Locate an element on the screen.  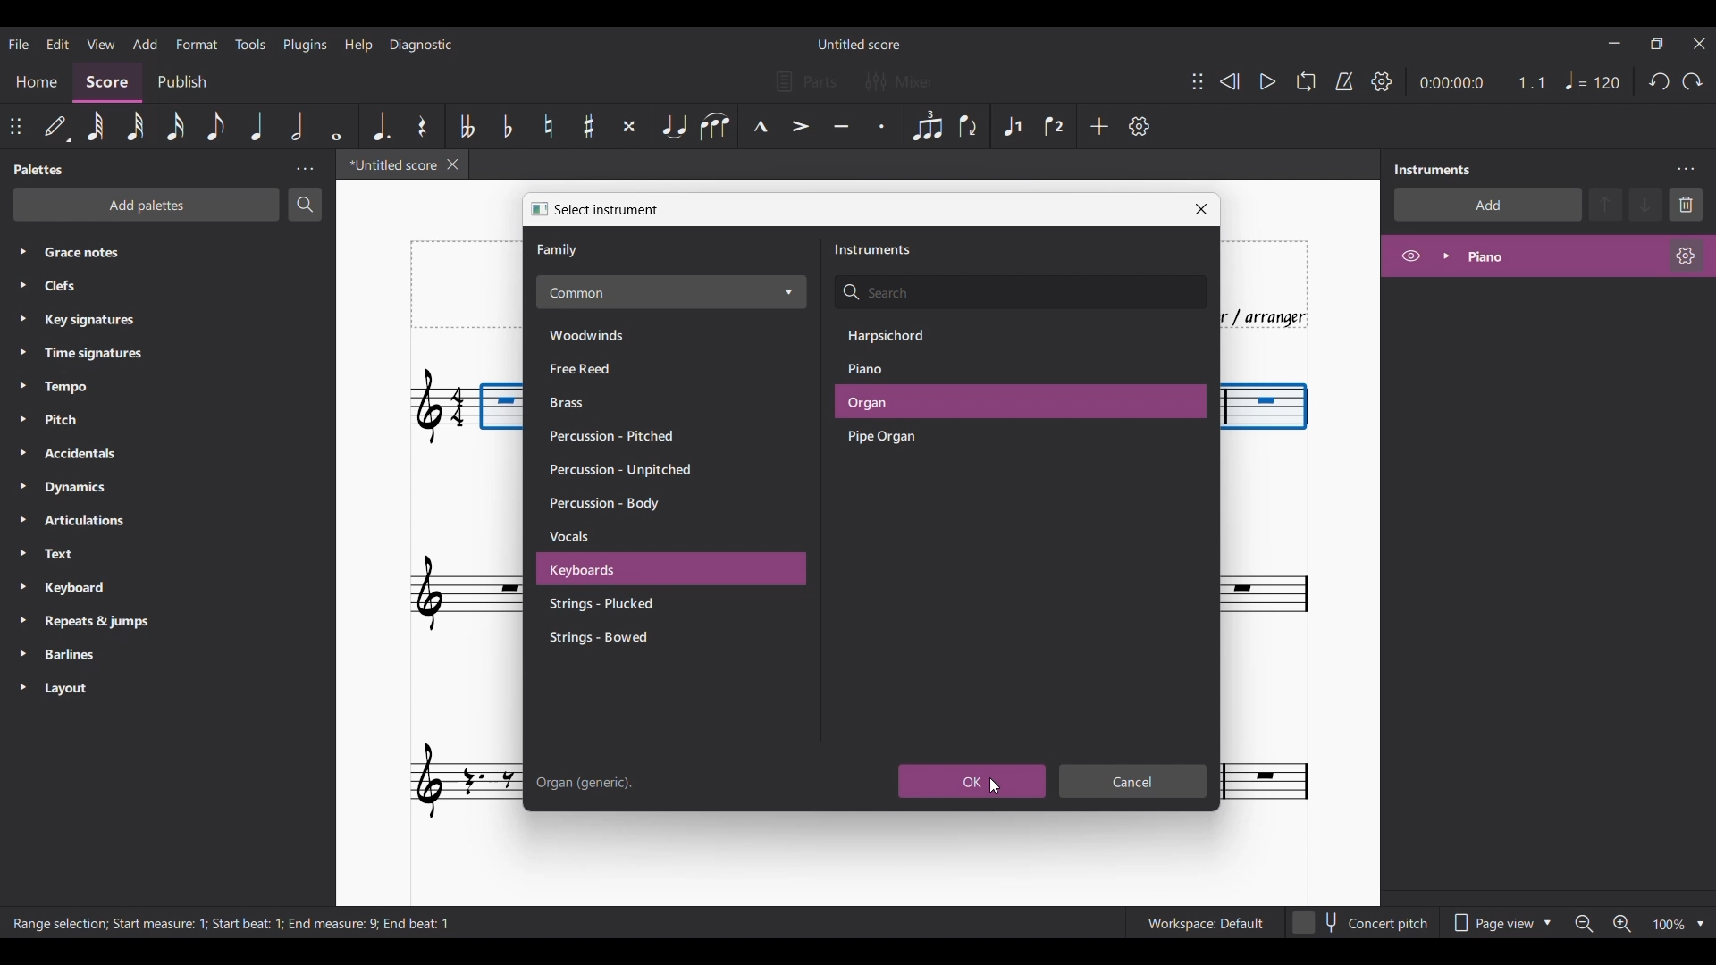
Format menu is located at coordinates (197, 43).